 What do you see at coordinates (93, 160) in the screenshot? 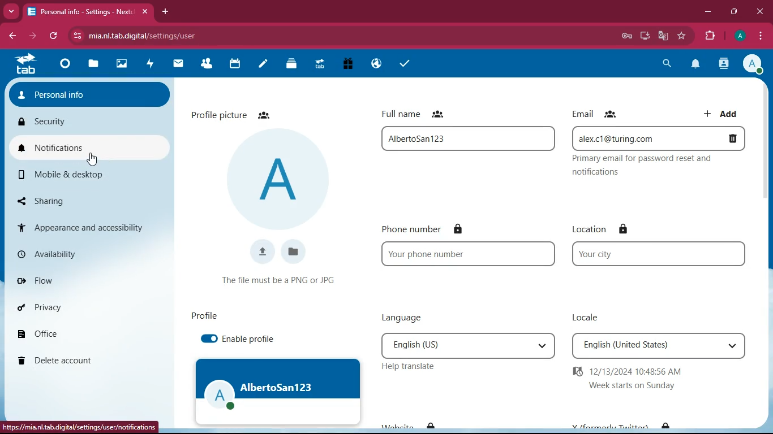
I see `cursor` at bounding box center [93, 160].